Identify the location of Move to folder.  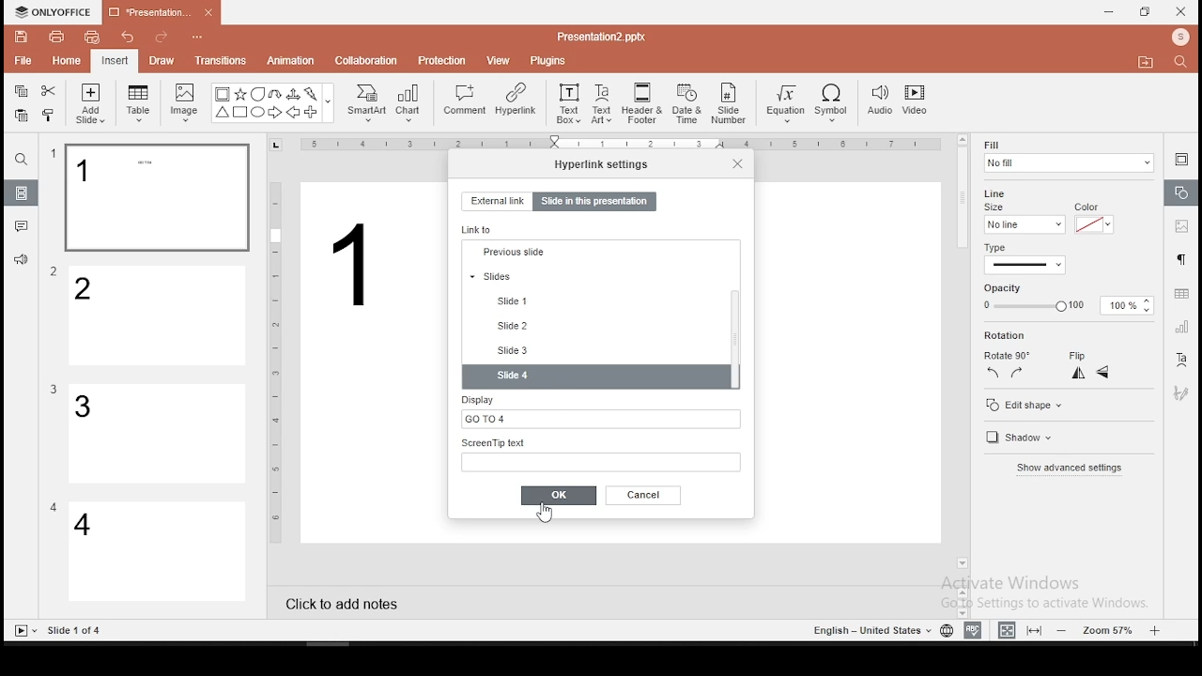
(1148, 64).